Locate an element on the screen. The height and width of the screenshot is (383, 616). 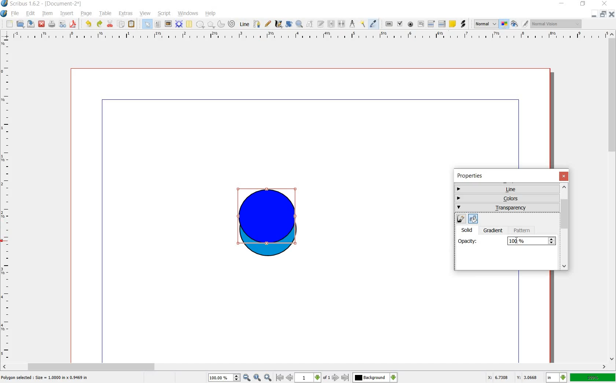
view is located at coordinates (145, 14).